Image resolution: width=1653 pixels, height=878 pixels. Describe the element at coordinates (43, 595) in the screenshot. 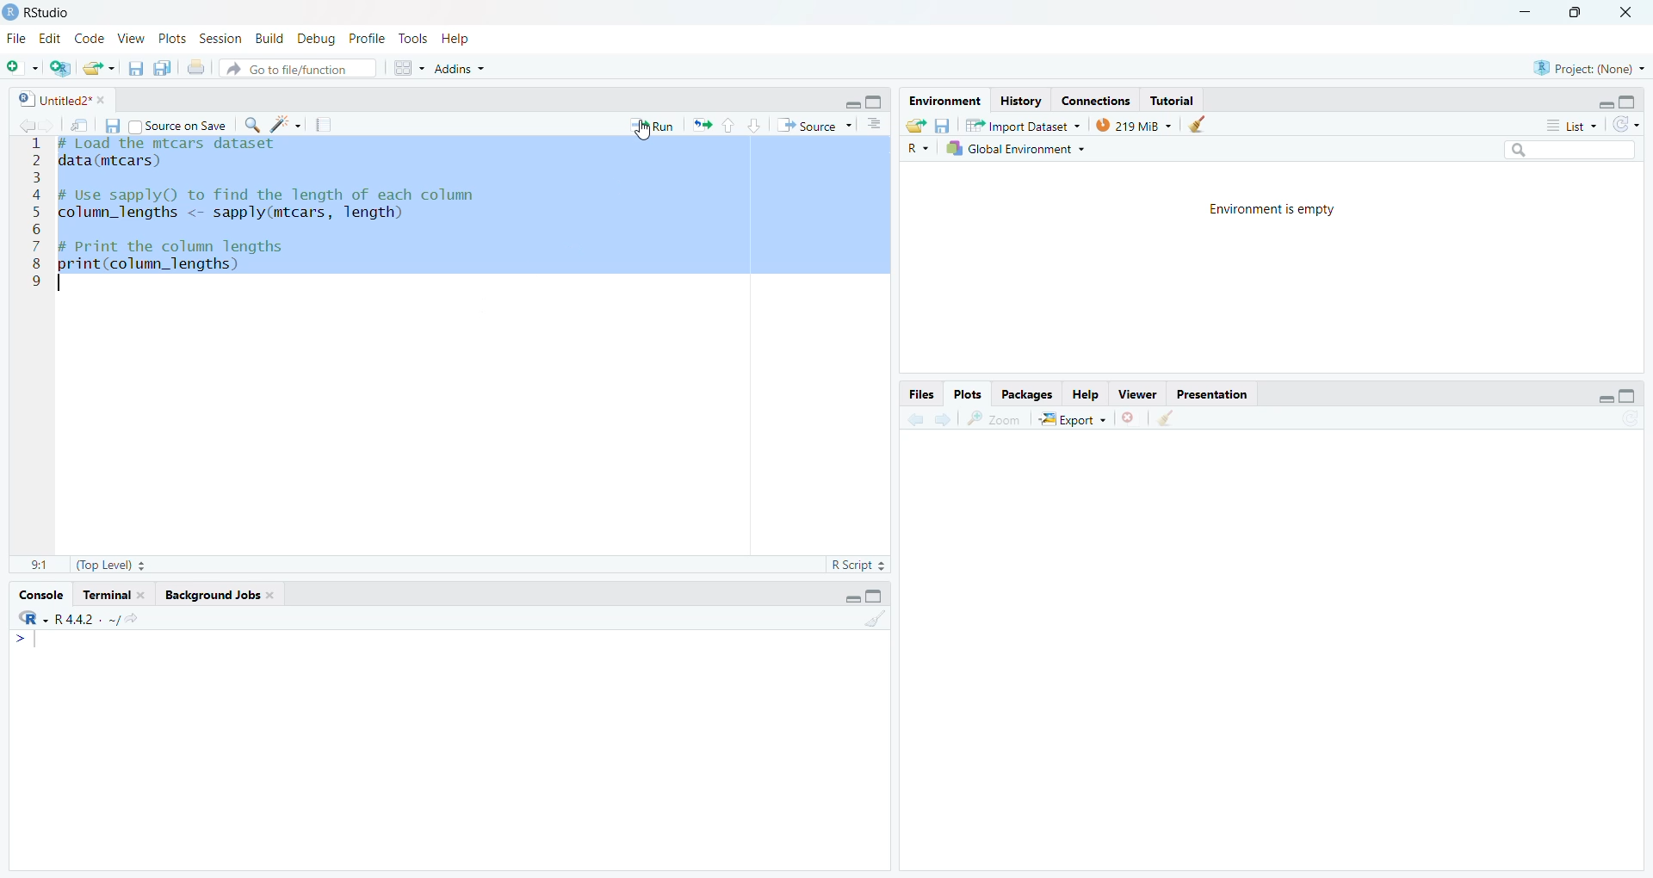

I see `Console` at that location.